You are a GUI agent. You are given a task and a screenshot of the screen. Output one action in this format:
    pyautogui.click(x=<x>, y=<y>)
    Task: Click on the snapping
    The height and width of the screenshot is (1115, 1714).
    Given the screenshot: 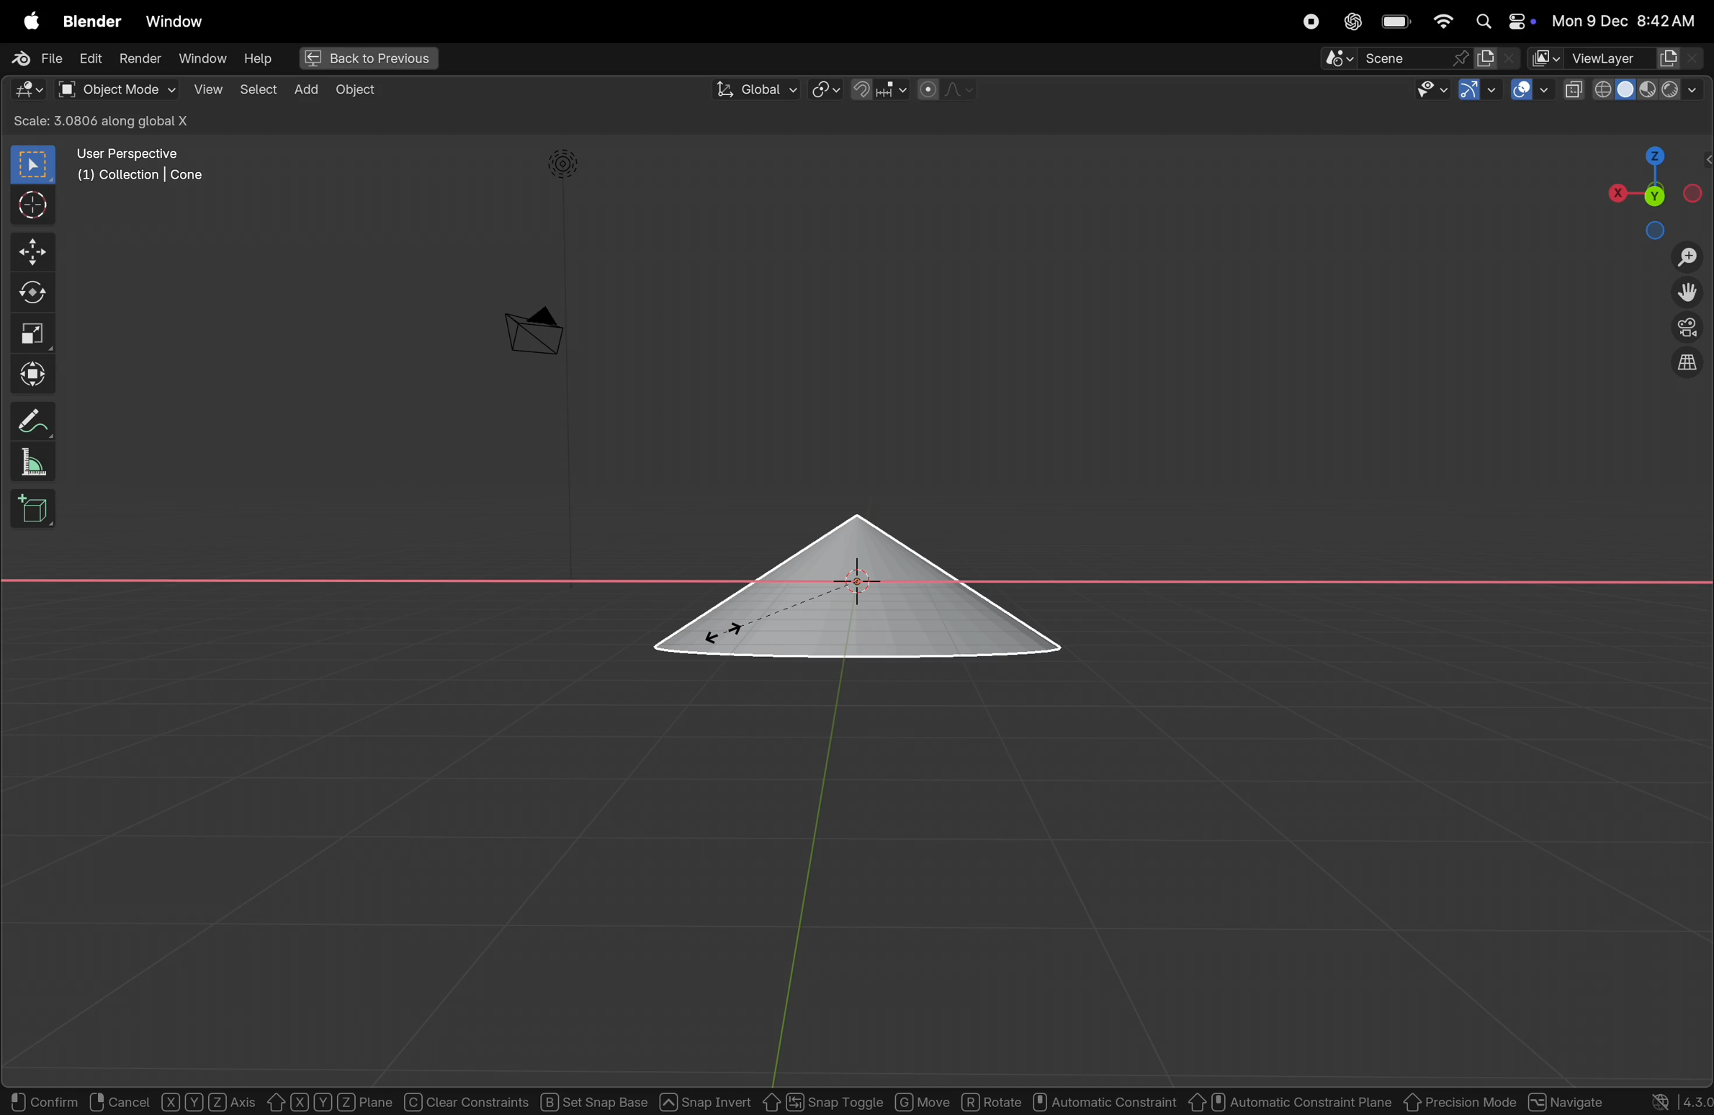 What is the action you would take?
    pyautogui.click(x=881, y=89)
    